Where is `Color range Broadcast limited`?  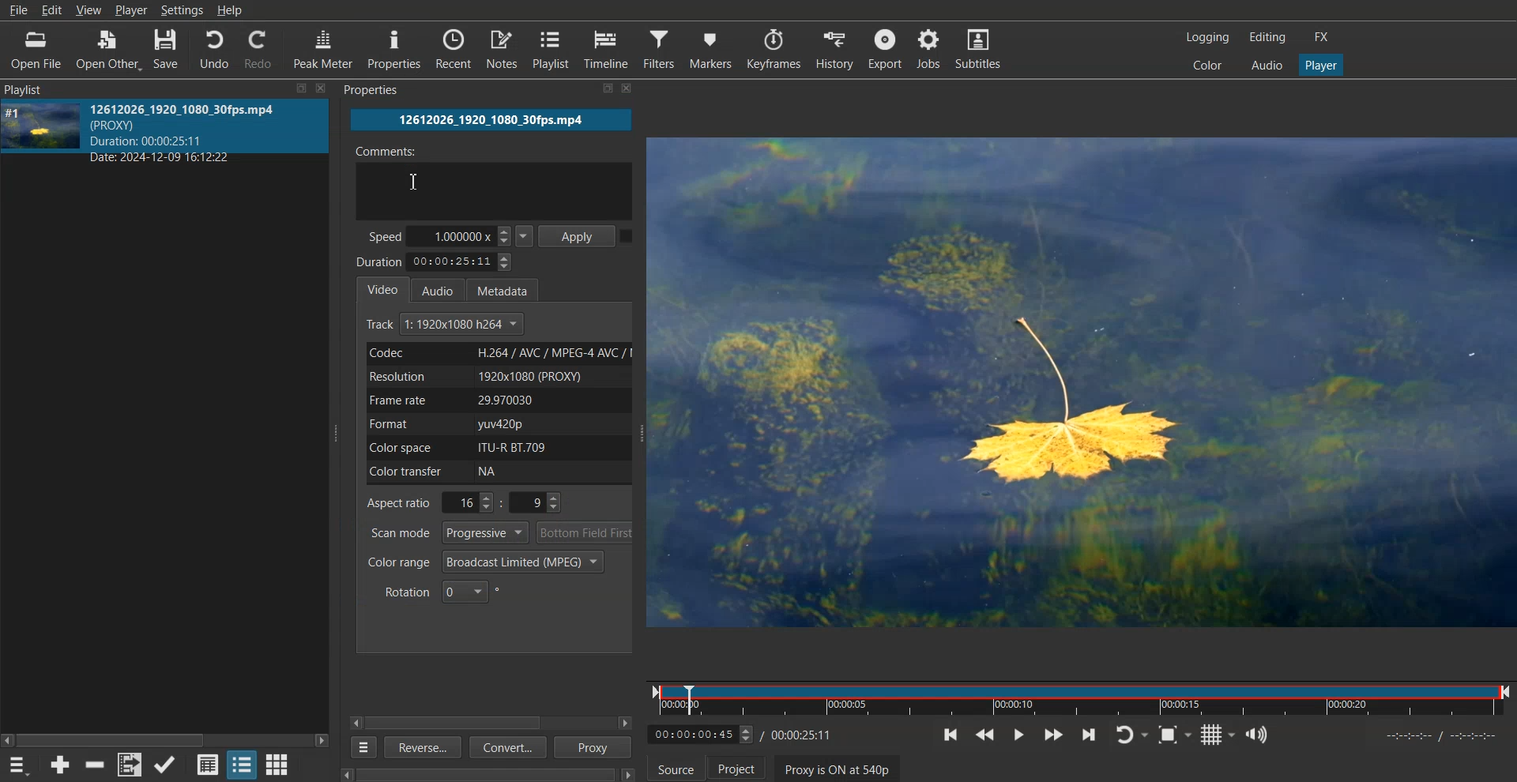 Color range Broadcast limited is located at coordinates (485, 562).